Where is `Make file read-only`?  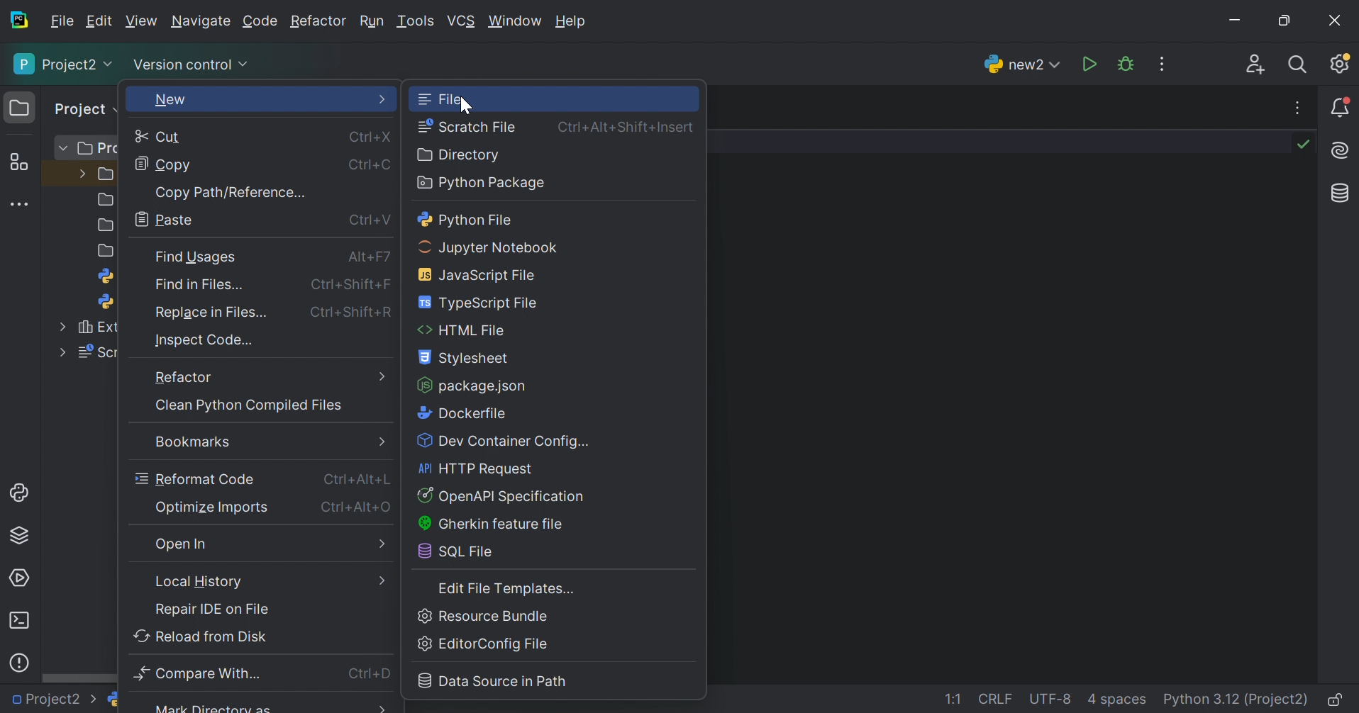 Make file read-only is located at coordinates (1337, 702).